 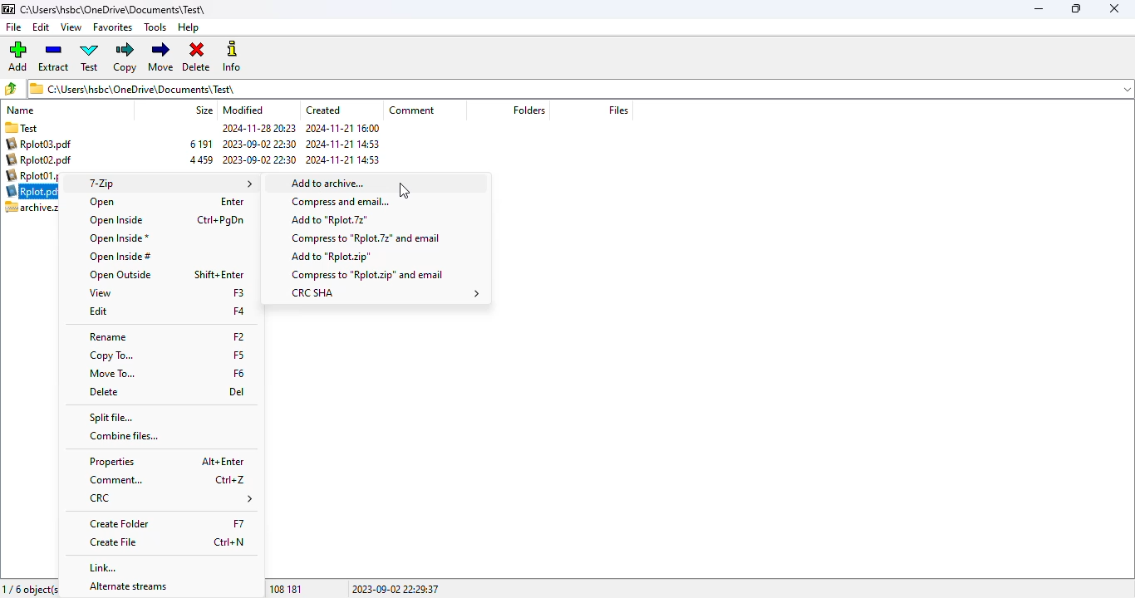 What do you see at coordinates (410, 110) in the screenshot?
I see `comment` at bounding box center [410, 110].